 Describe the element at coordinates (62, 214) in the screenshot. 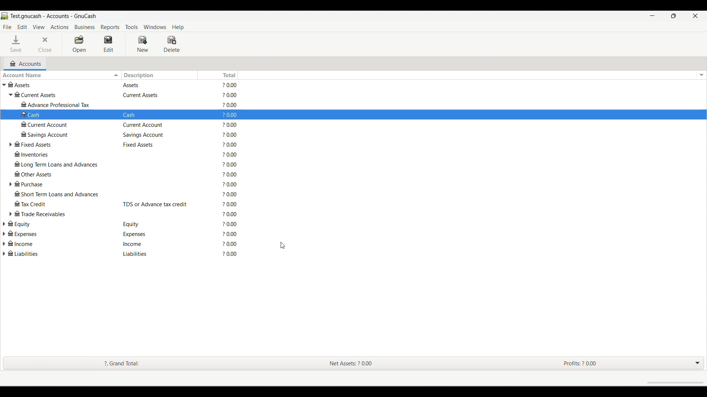

I see `Trade receivables` at that location.